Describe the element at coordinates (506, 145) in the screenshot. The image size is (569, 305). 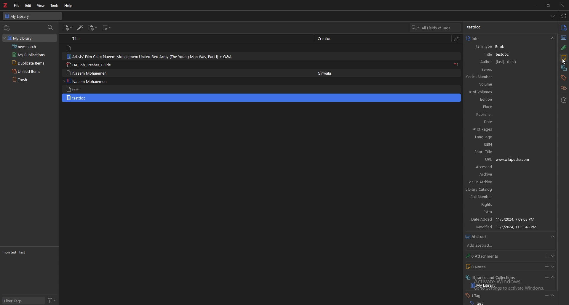
I see `isbn` at that location.